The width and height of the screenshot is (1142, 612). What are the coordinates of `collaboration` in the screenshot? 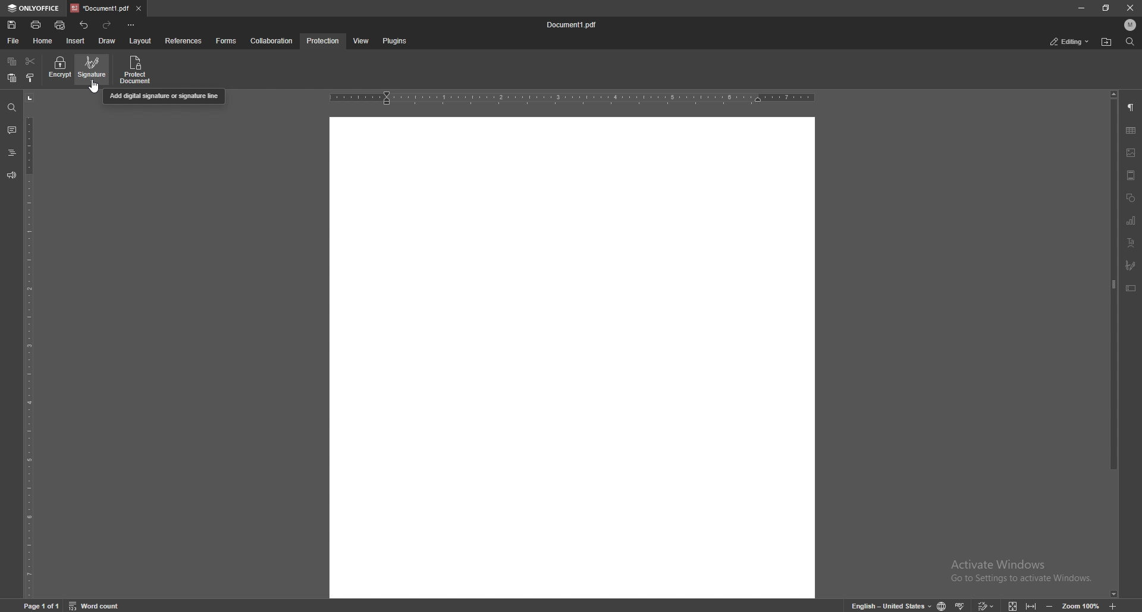 It's located at (273, 40).